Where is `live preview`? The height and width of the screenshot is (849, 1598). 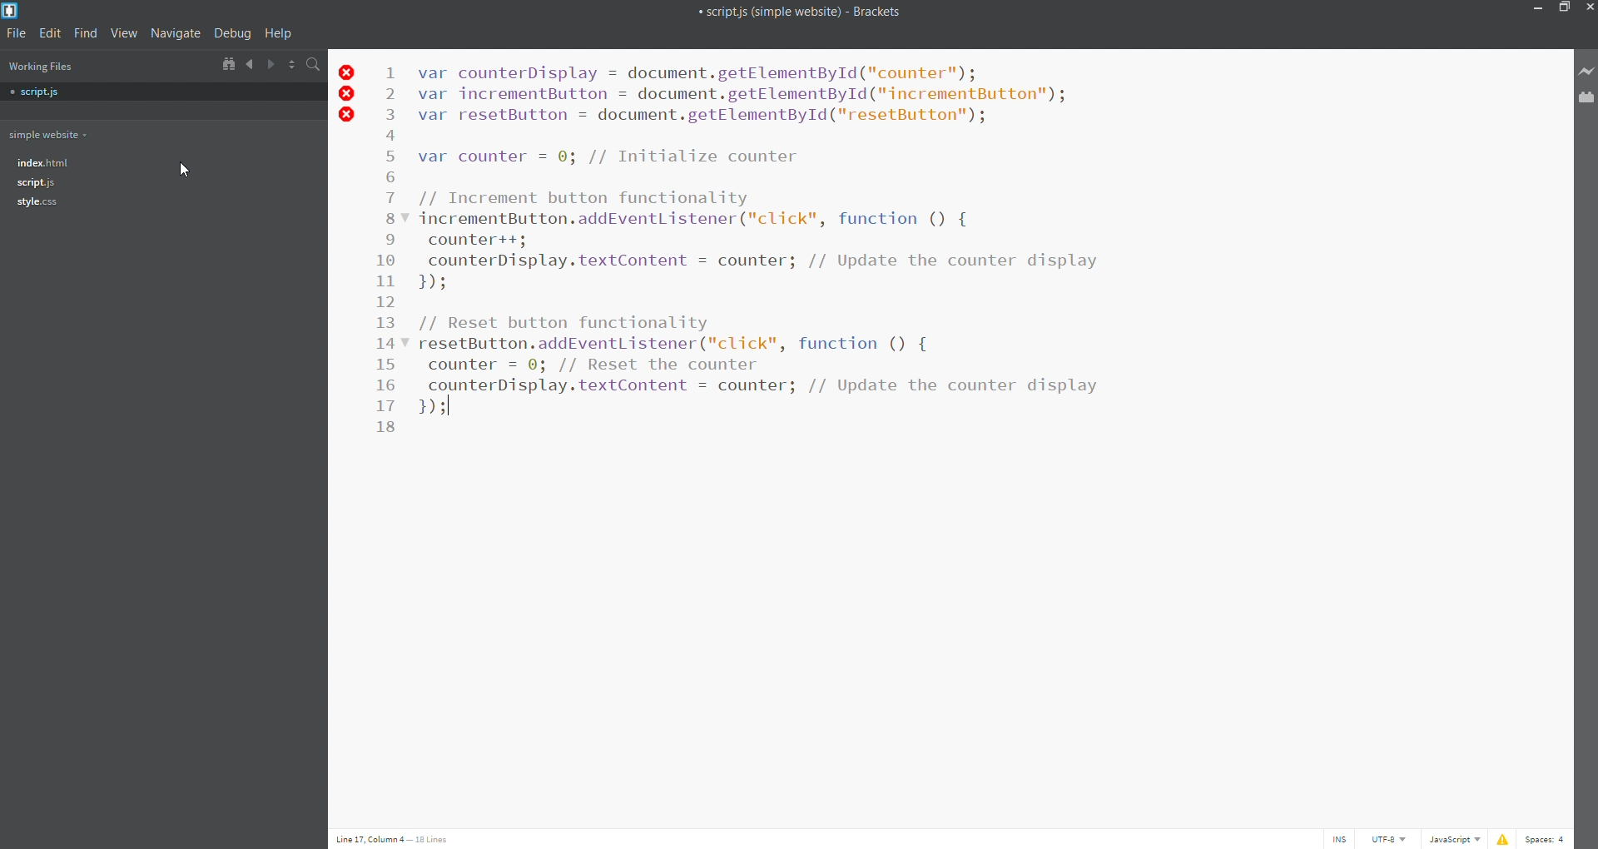 live preview is located at coordinates (1587, 72).